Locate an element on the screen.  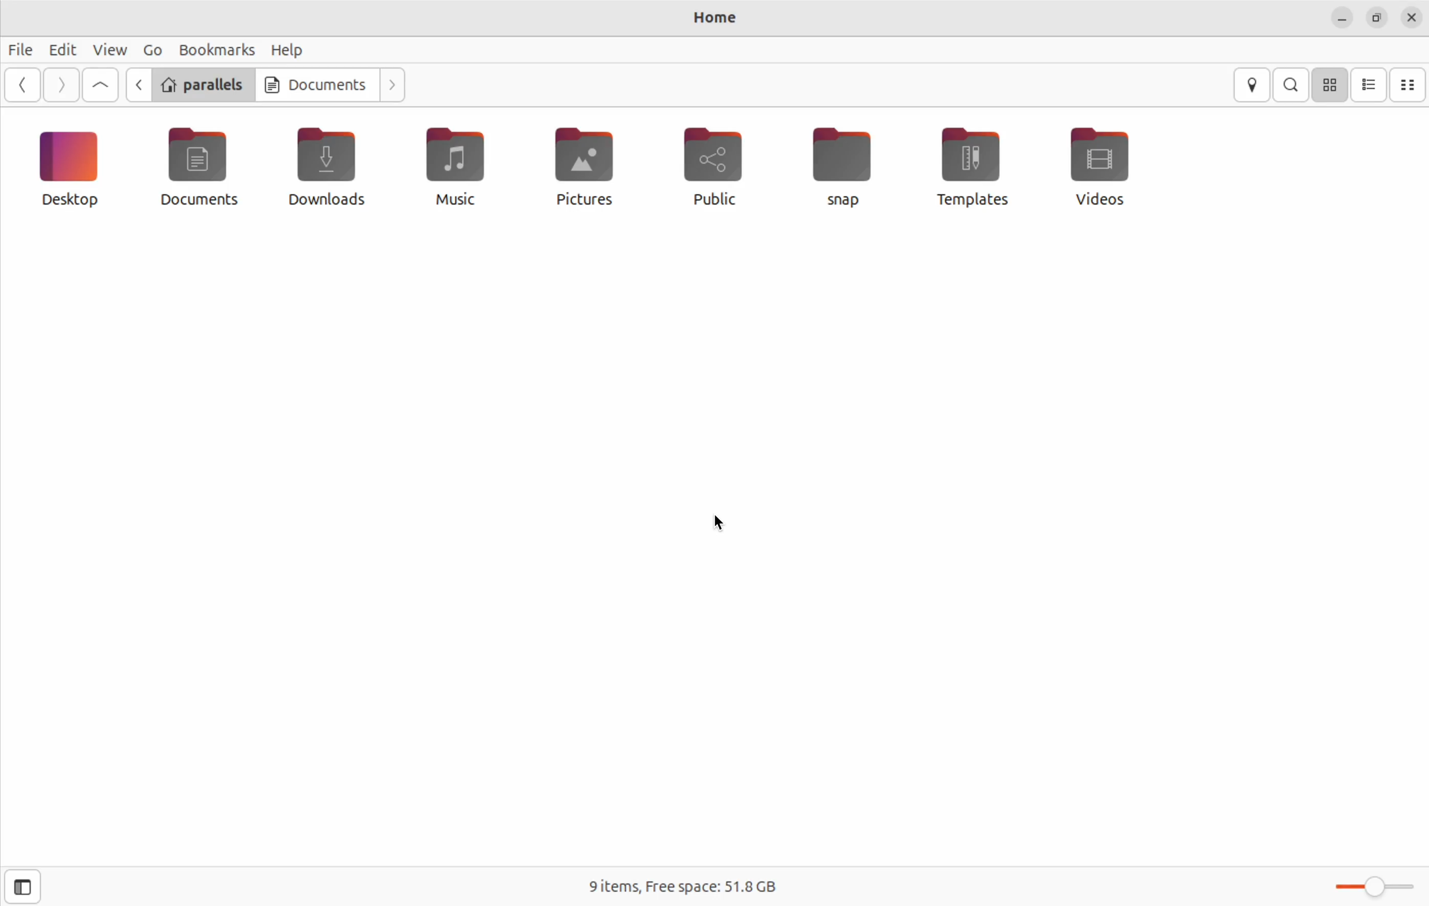
go back is located at coordinates (26, 85).